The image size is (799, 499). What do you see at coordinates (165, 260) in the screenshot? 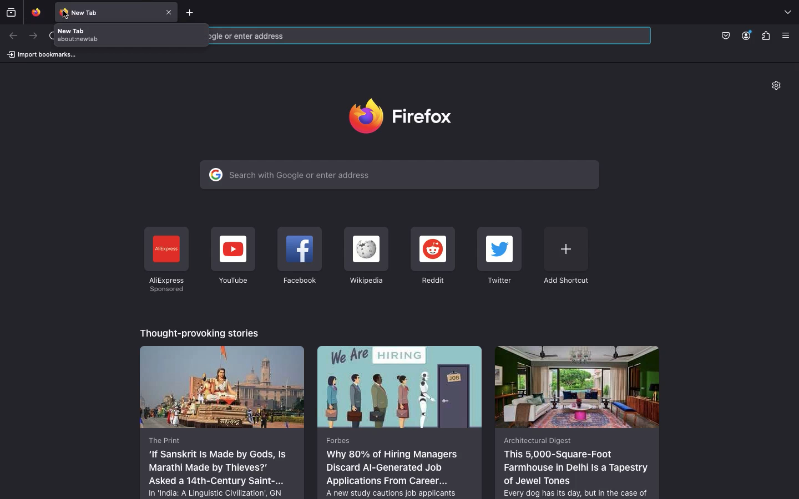
I see `AliExpress` at bounding box center [165, 260].